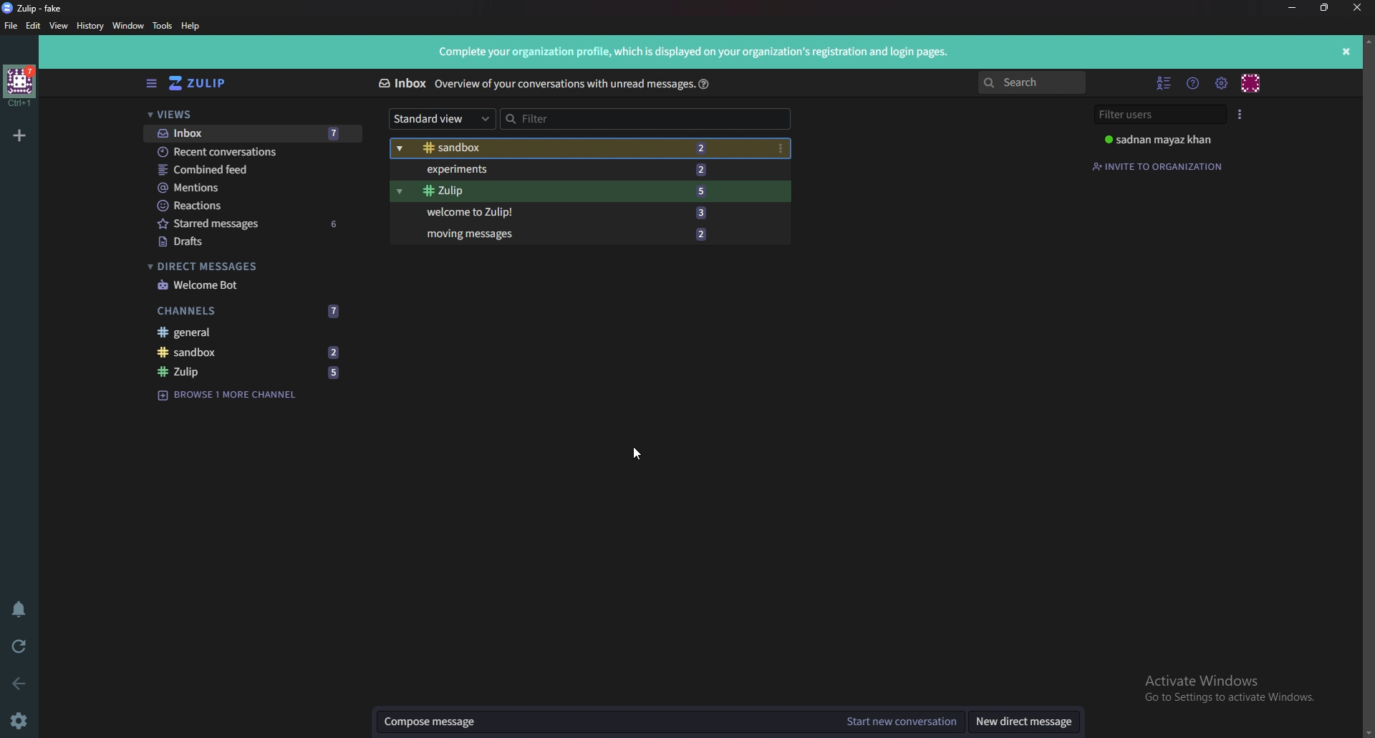 The image size is (1375, 738). I want to click on New direct message, so click(1023, 722).